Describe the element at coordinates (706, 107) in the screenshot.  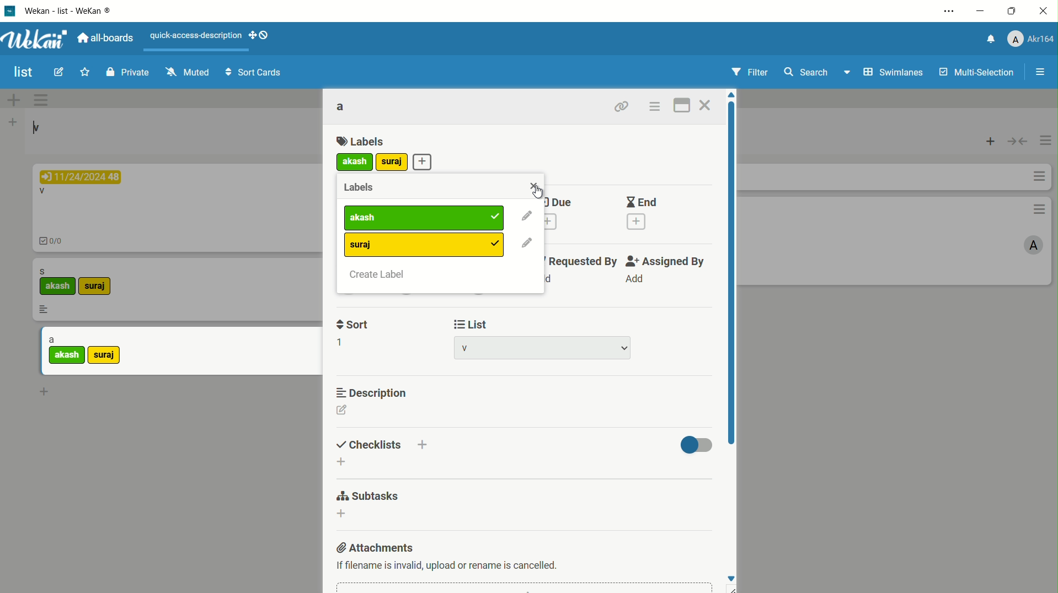
I see `close card` at that location.